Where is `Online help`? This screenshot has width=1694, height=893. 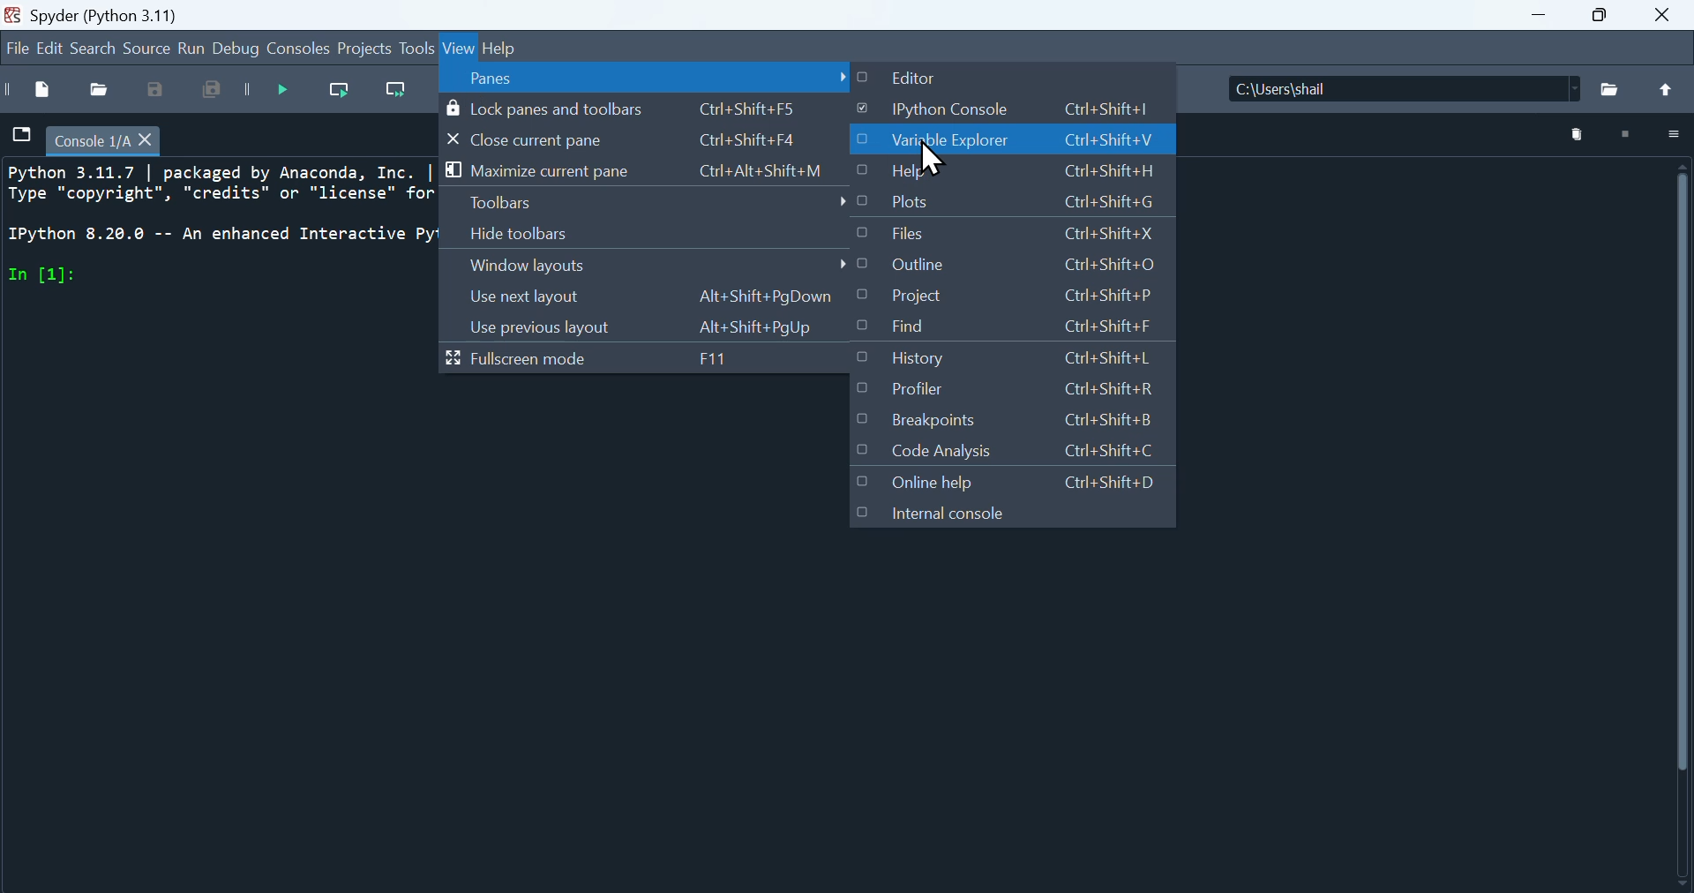 Online help is located at coordinates (1012, 481).